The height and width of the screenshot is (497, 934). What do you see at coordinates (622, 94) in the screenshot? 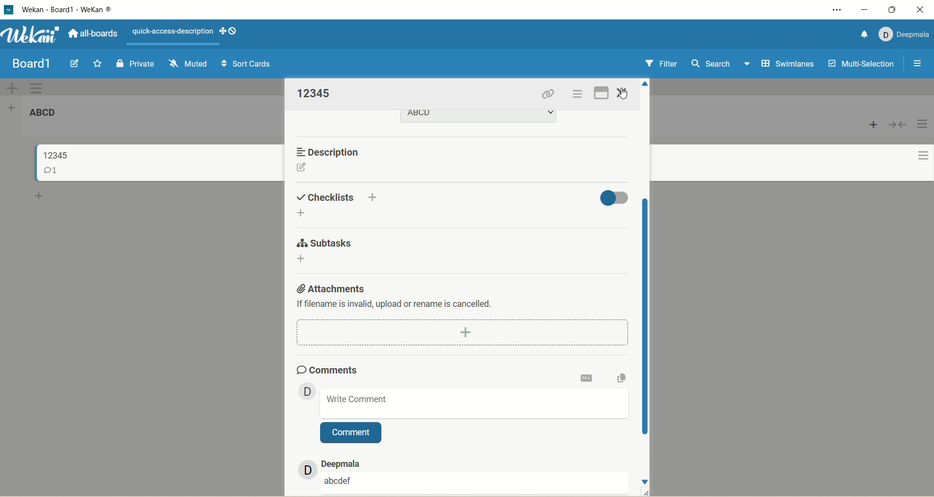
I see `cursor` at bounding box center [622, 94].